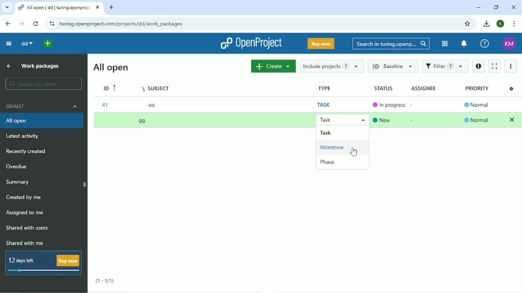  Describe the element at coordinates (122, 24) in the screenshot. I see `Site` at that location.